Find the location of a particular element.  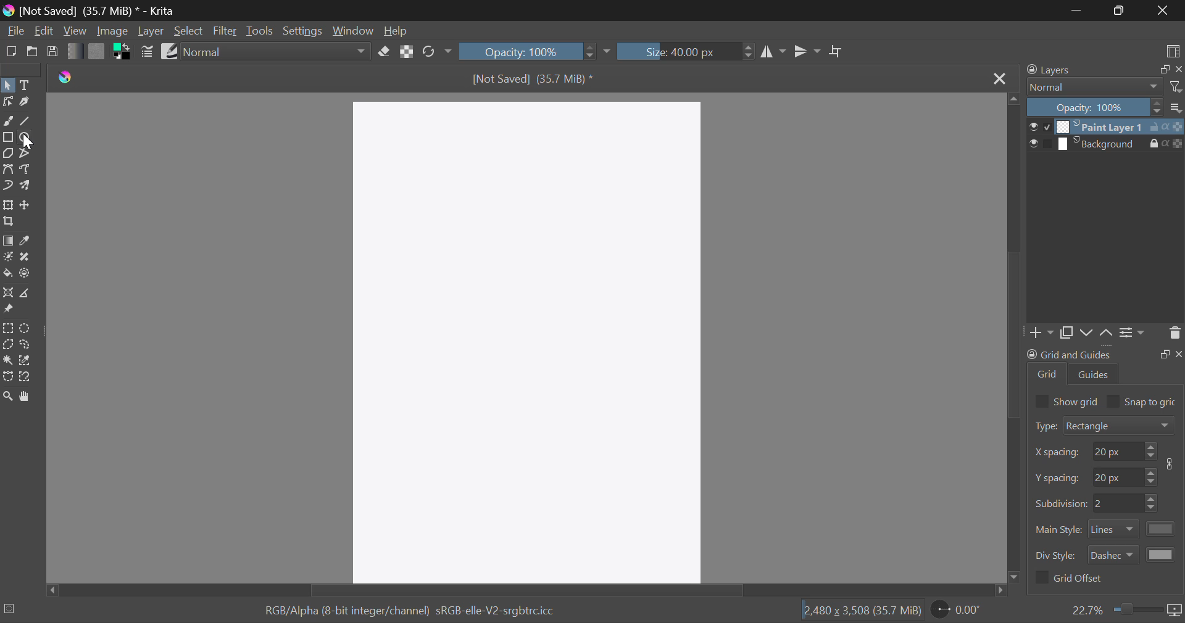

Vertical Mirror Flip is located at coordinates (774, 52).